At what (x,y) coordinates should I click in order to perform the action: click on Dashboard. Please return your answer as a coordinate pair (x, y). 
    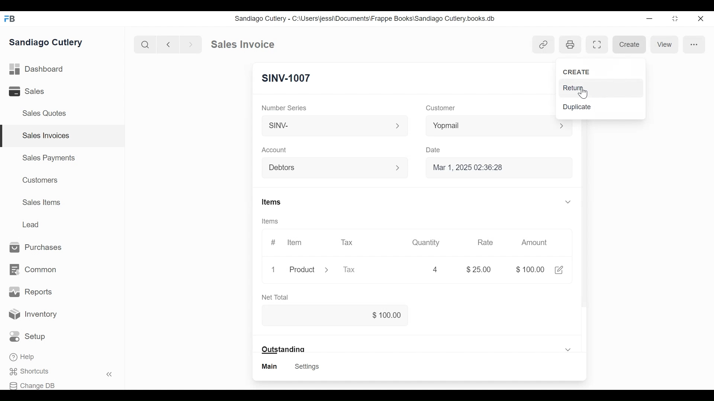
    Looking at the image, I should click on (36, 69).